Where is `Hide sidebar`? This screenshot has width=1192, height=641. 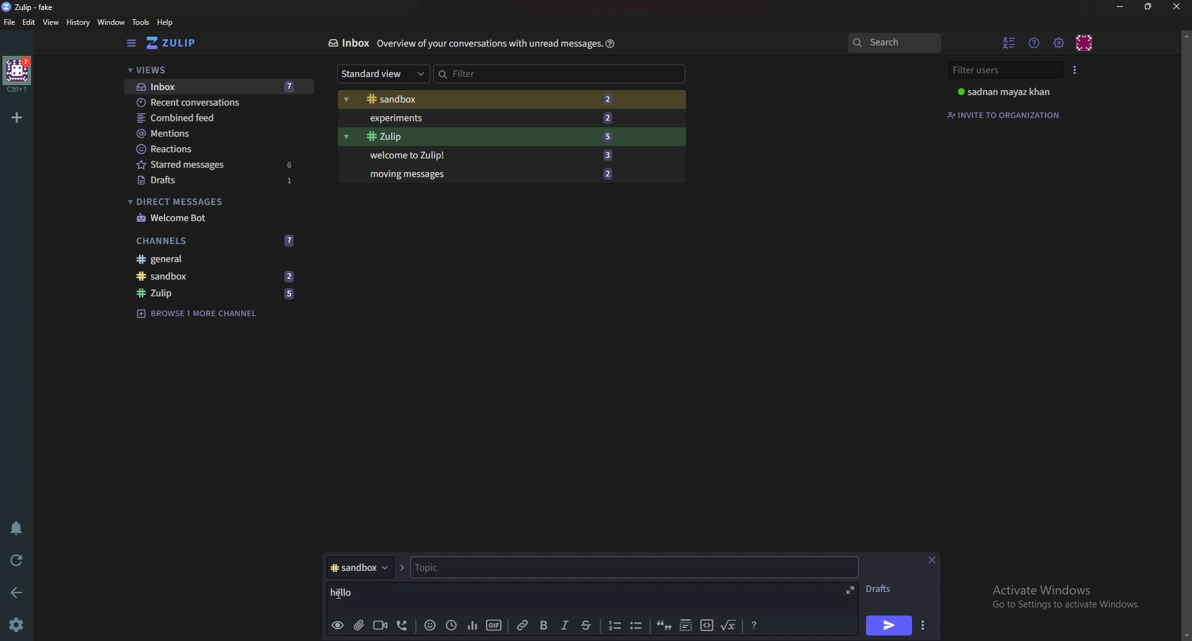
Hide sidebar is located at coordinates (133, 42).